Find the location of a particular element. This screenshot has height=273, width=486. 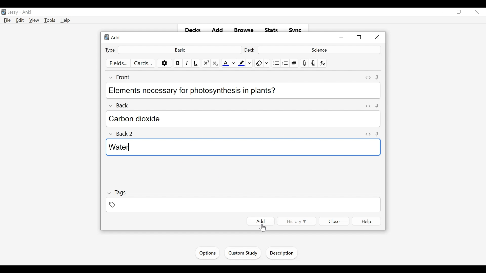

Close is located at coordinates (334, 221).